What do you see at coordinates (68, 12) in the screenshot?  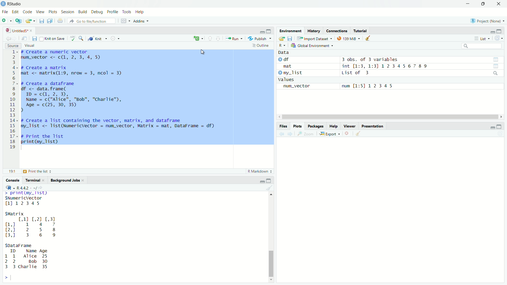 I see `Session` at bounding box center [68, 12].